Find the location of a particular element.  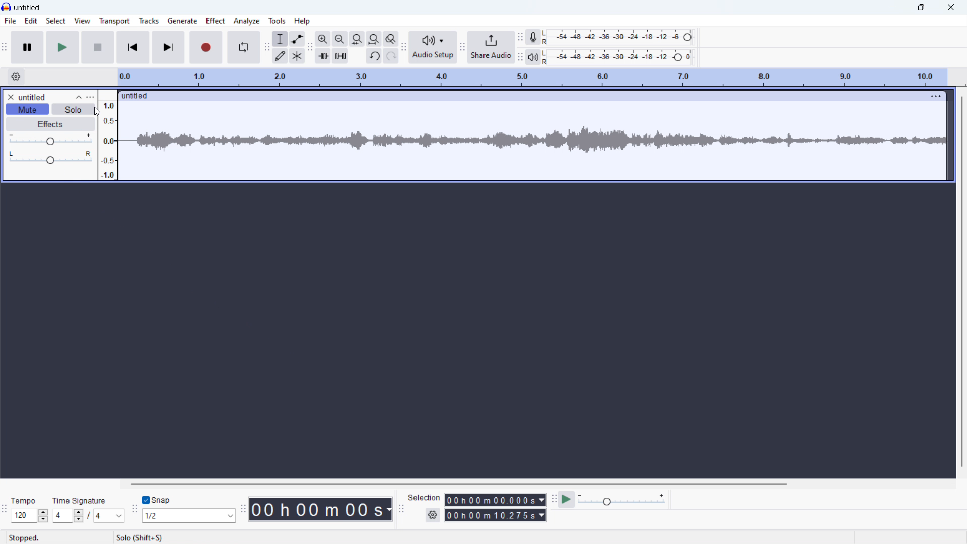

share audio is located at coordinates (491, 47).